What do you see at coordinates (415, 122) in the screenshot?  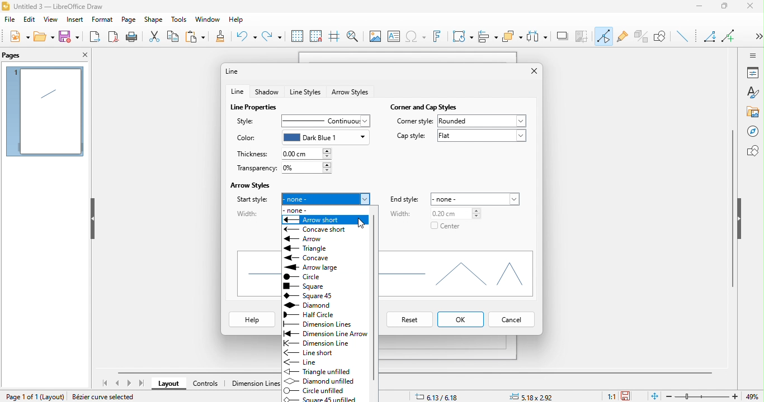 I see `corner style` at bounding box center [415, 122].